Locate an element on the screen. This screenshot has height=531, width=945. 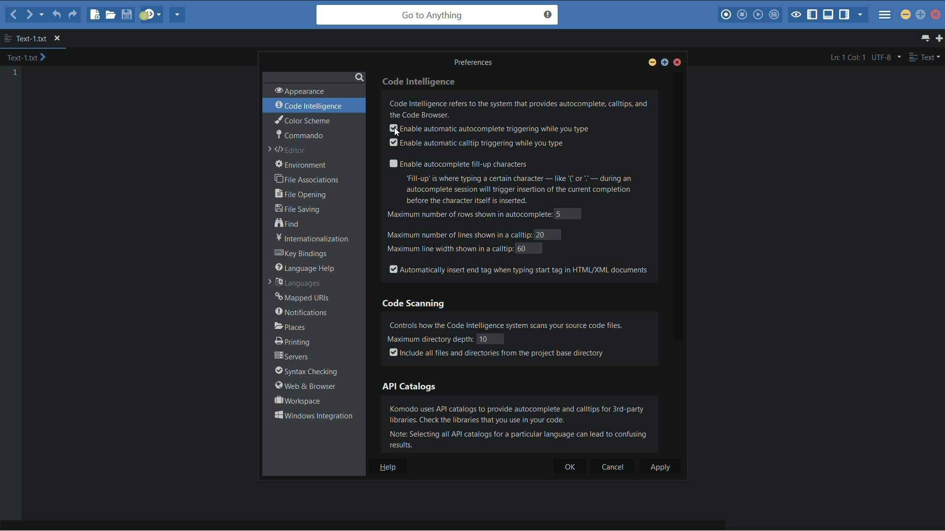
printing is located at coordinates (291, 342).